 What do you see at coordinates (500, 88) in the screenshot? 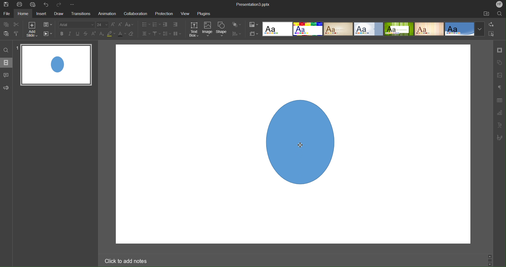
I see `Non-Printing Characters` at bounding box center [500, 88].